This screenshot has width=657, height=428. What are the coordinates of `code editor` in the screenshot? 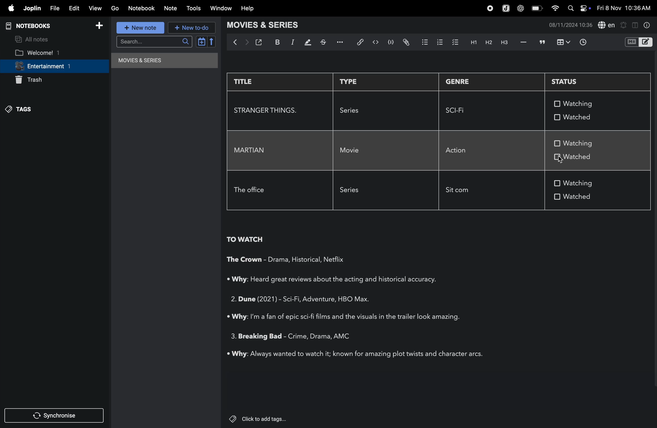 It's located at (375, 42).